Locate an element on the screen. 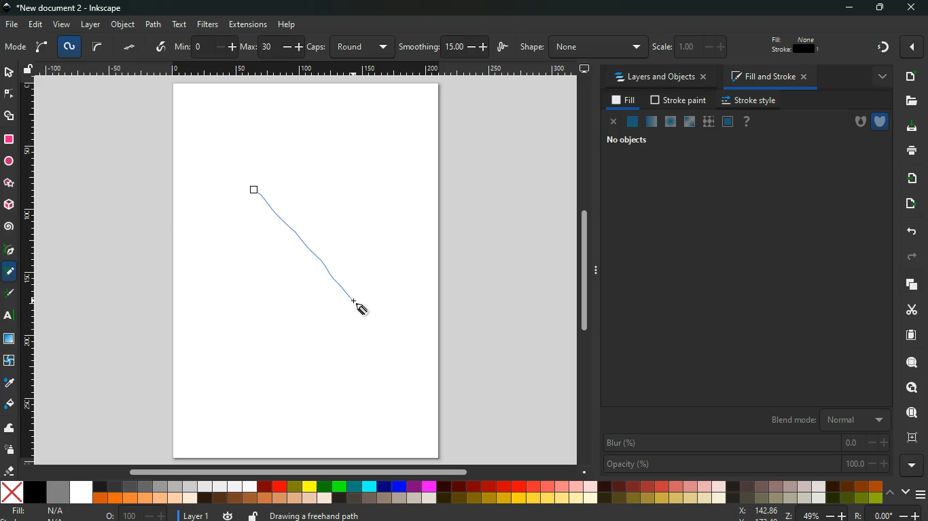 The image size is (928, 521). layers and objects is located at coordinates (660, 77).